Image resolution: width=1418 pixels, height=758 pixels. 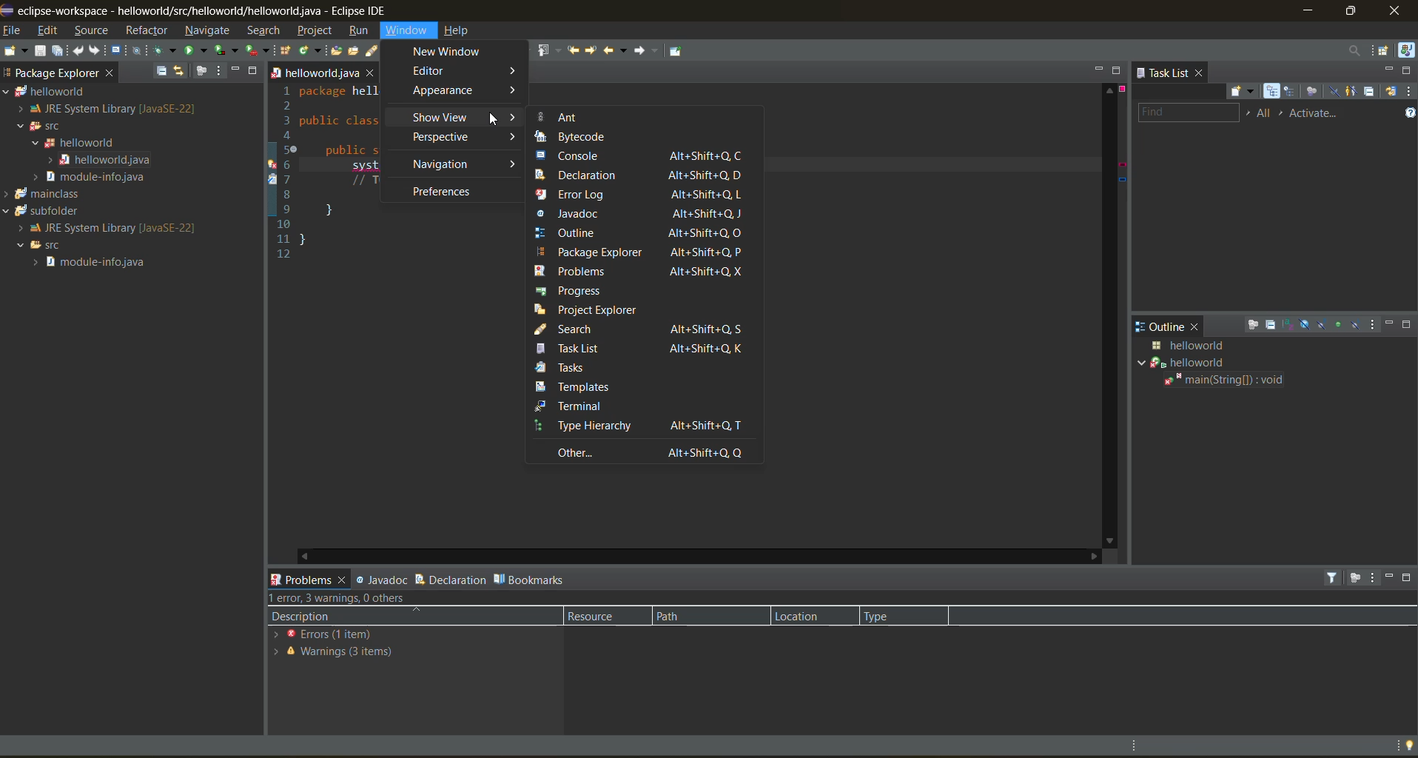 I want to click on 1 package hell 2 3 public class 4 5 public 6 system 7 // T 89} 10 11} 12, so click(x=336, y=171).